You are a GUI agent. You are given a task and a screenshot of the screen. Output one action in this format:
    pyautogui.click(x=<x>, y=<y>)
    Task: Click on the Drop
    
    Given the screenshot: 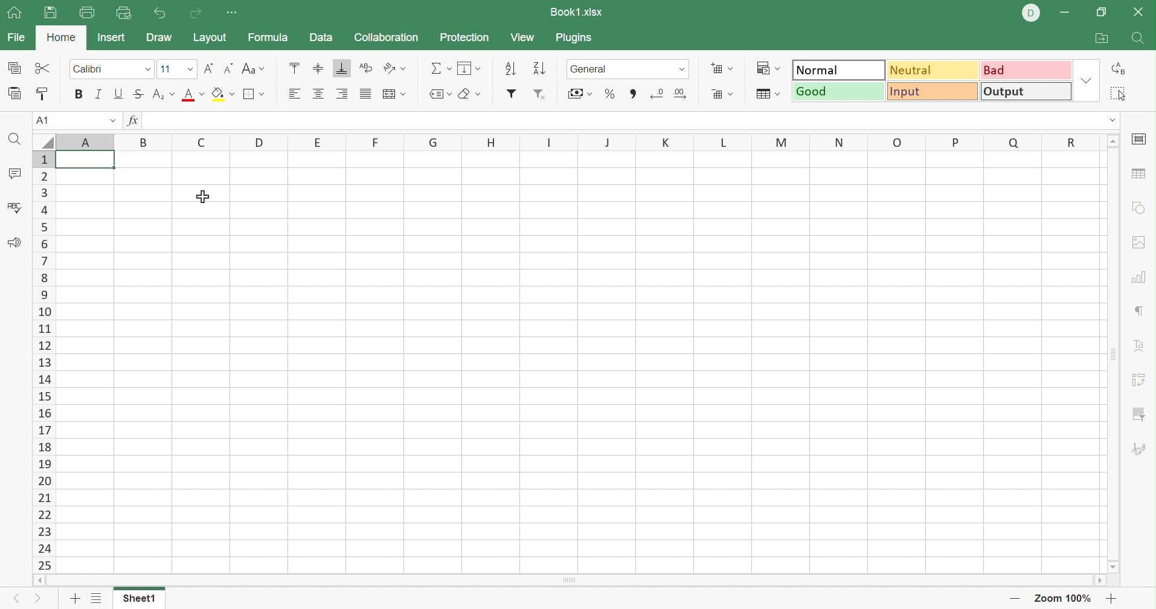 What is the action you would take?
    pyautogui.click(x=1086, y=80)
    